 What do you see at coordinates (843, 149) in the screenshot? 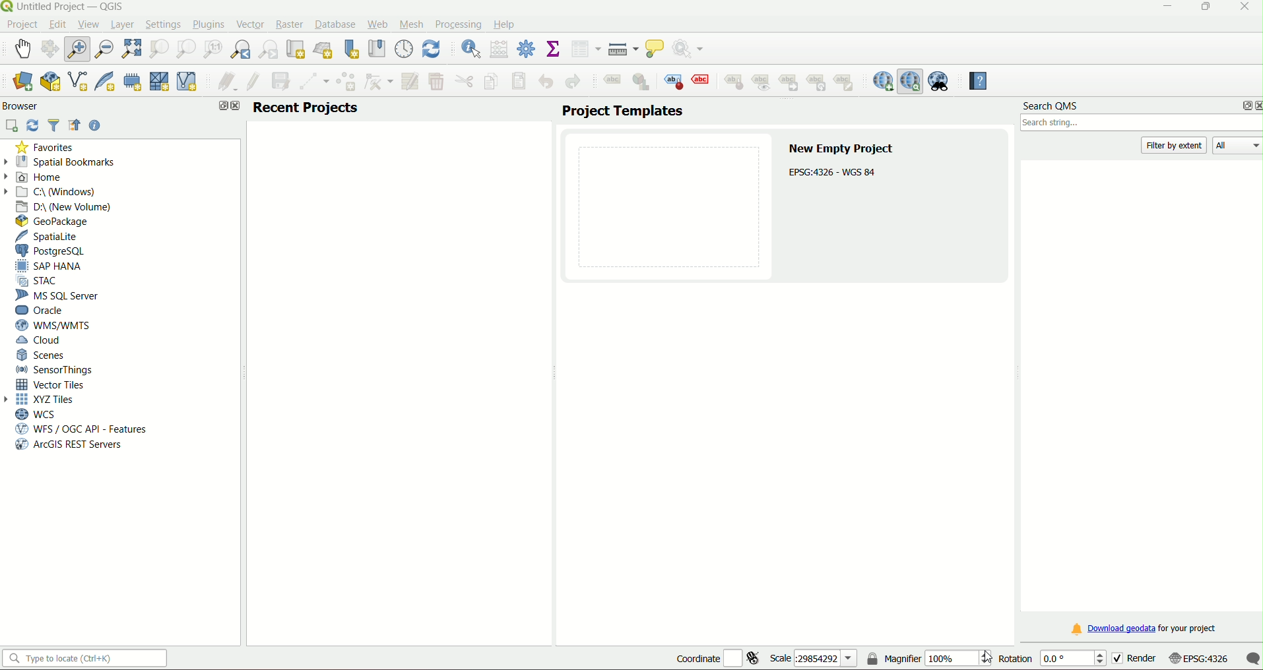
I see `new empty project` at bounding box center [843, 149].